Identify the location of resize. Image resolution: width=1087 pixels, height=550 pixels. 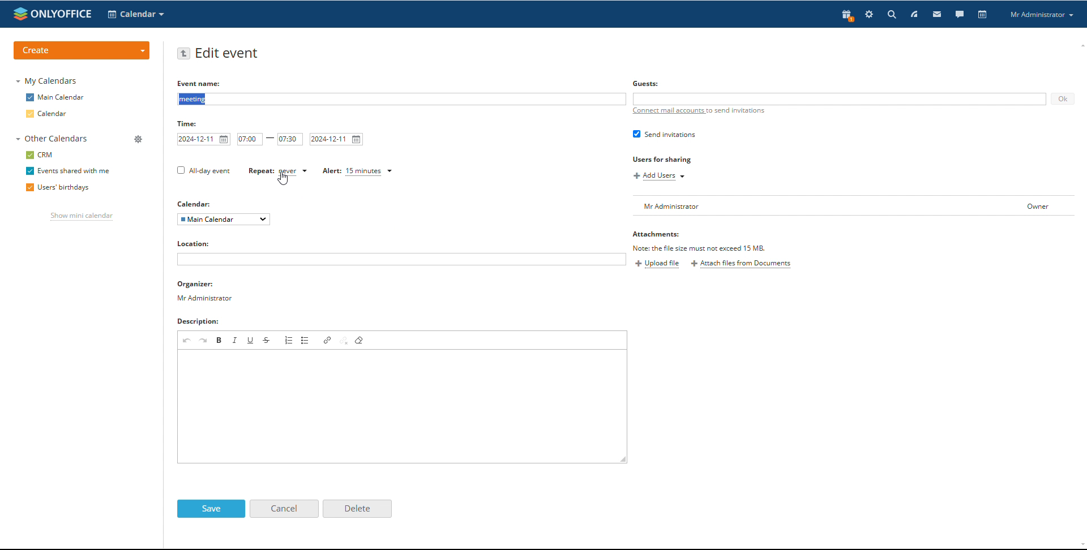
(624, 459).